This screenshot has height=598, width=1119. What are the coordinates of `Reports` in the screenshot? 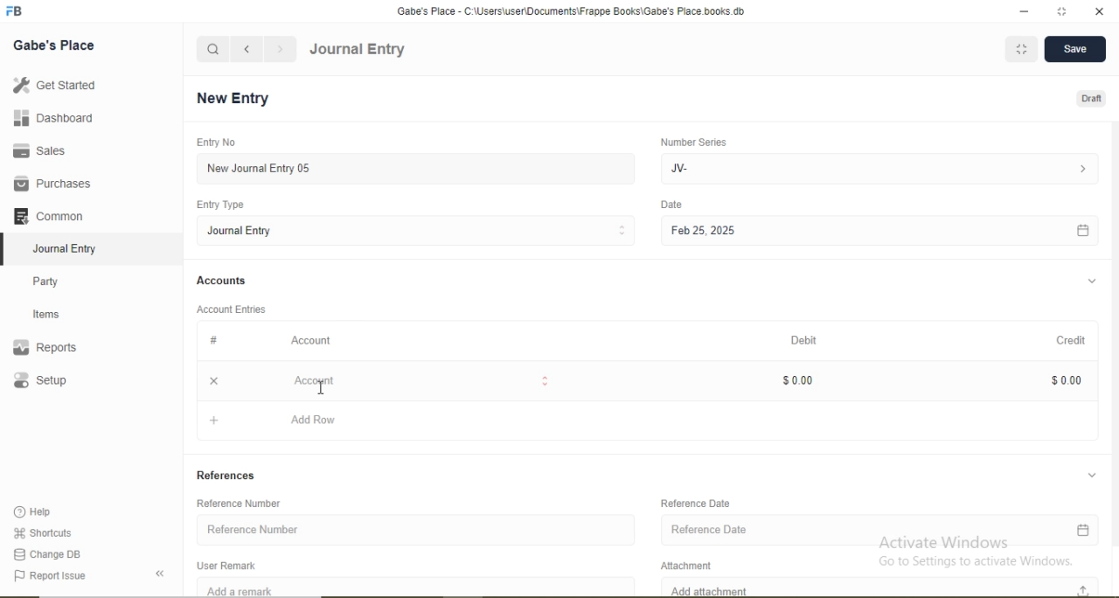 It's located at (53, 348).